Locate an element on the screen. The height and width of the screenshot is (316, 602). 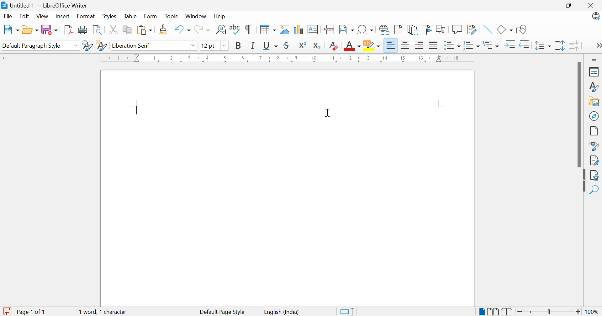
English (India) is located at coordinates (283, 312).